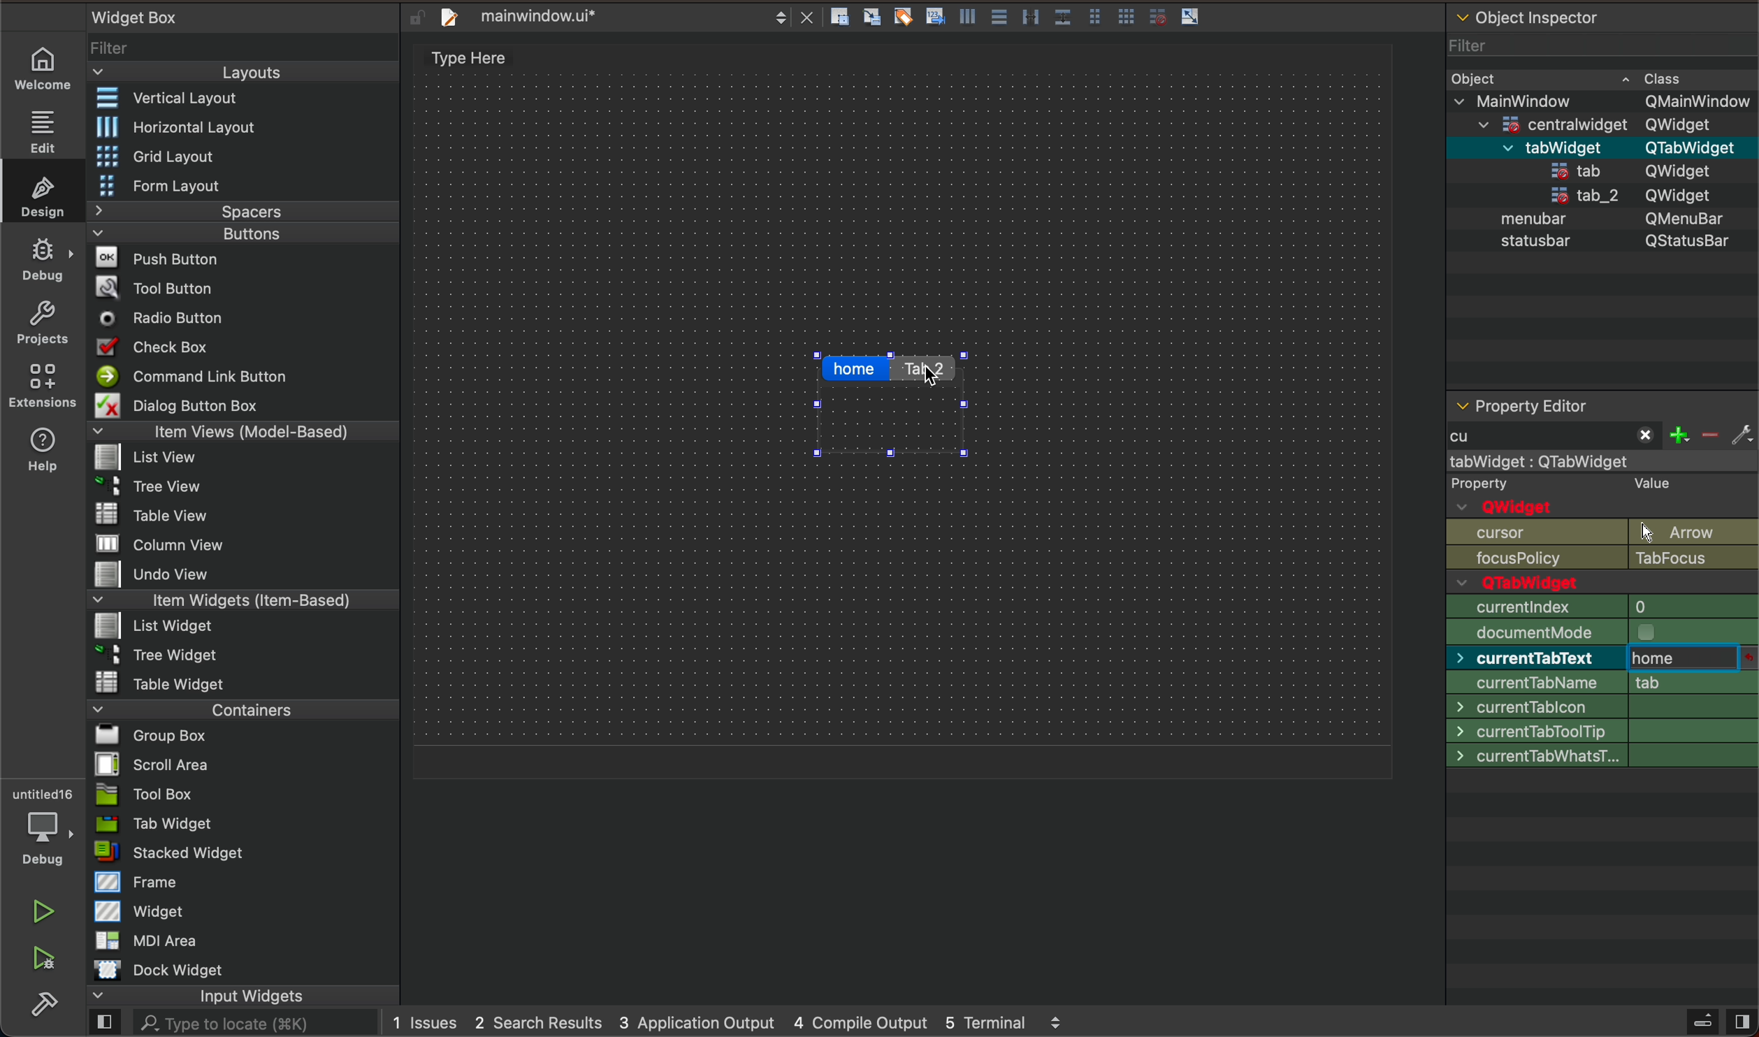 Image resolution: width=1759 pixels, height=1037 pixels. I want to click on help, so click(45, 447).